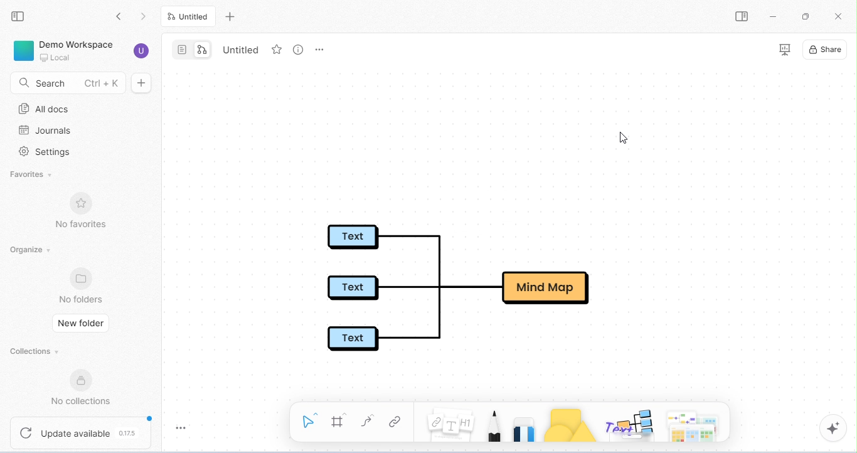  Describe the element at coordinates (624, 139) in the screenshot. I see `cursor` at that location.